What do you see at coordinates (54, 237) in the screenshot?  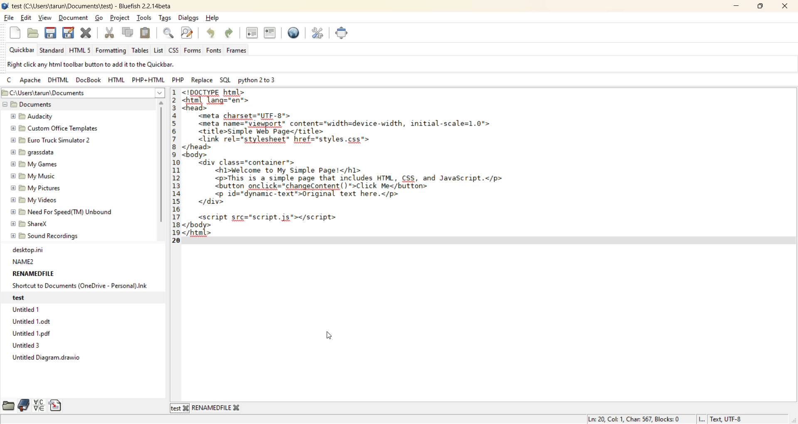 I see `sound recordings` at bounding box center [54, 237].